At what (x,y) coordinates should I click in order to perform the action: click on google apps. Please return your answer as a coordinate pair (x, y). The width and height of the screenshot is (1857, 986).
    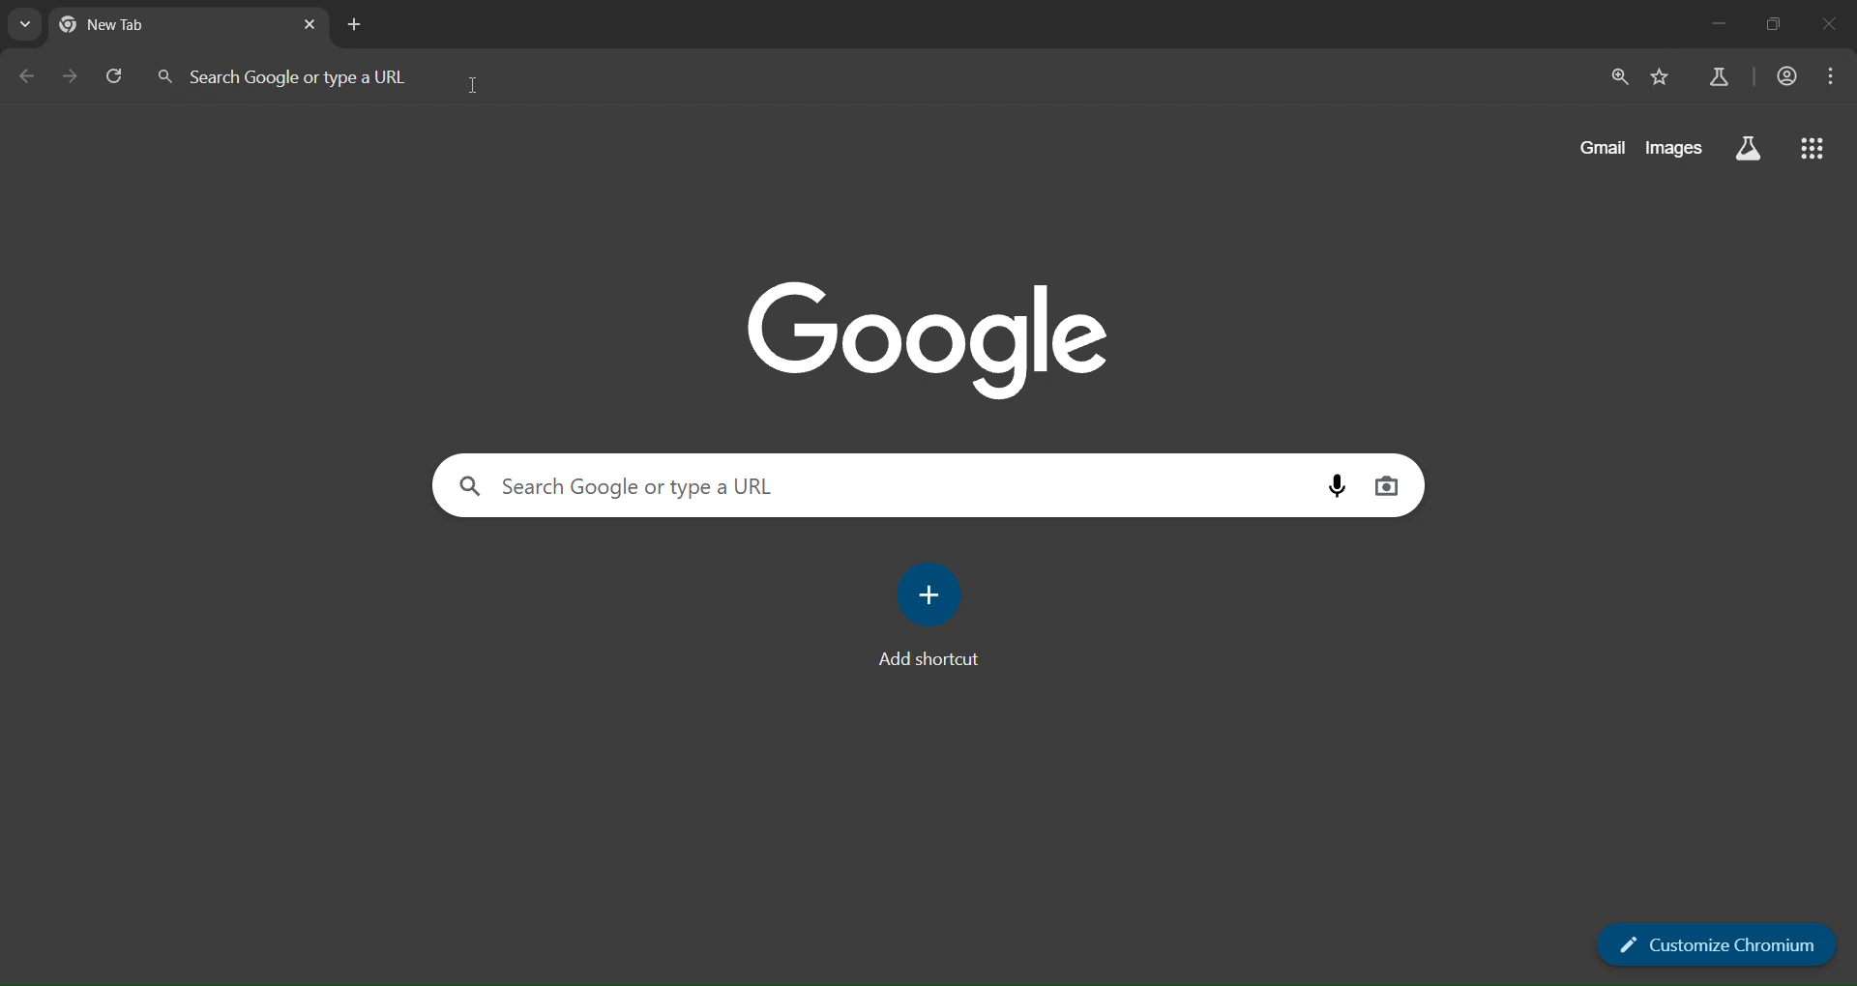
    Looking at the image, I should click on (1813, 150).